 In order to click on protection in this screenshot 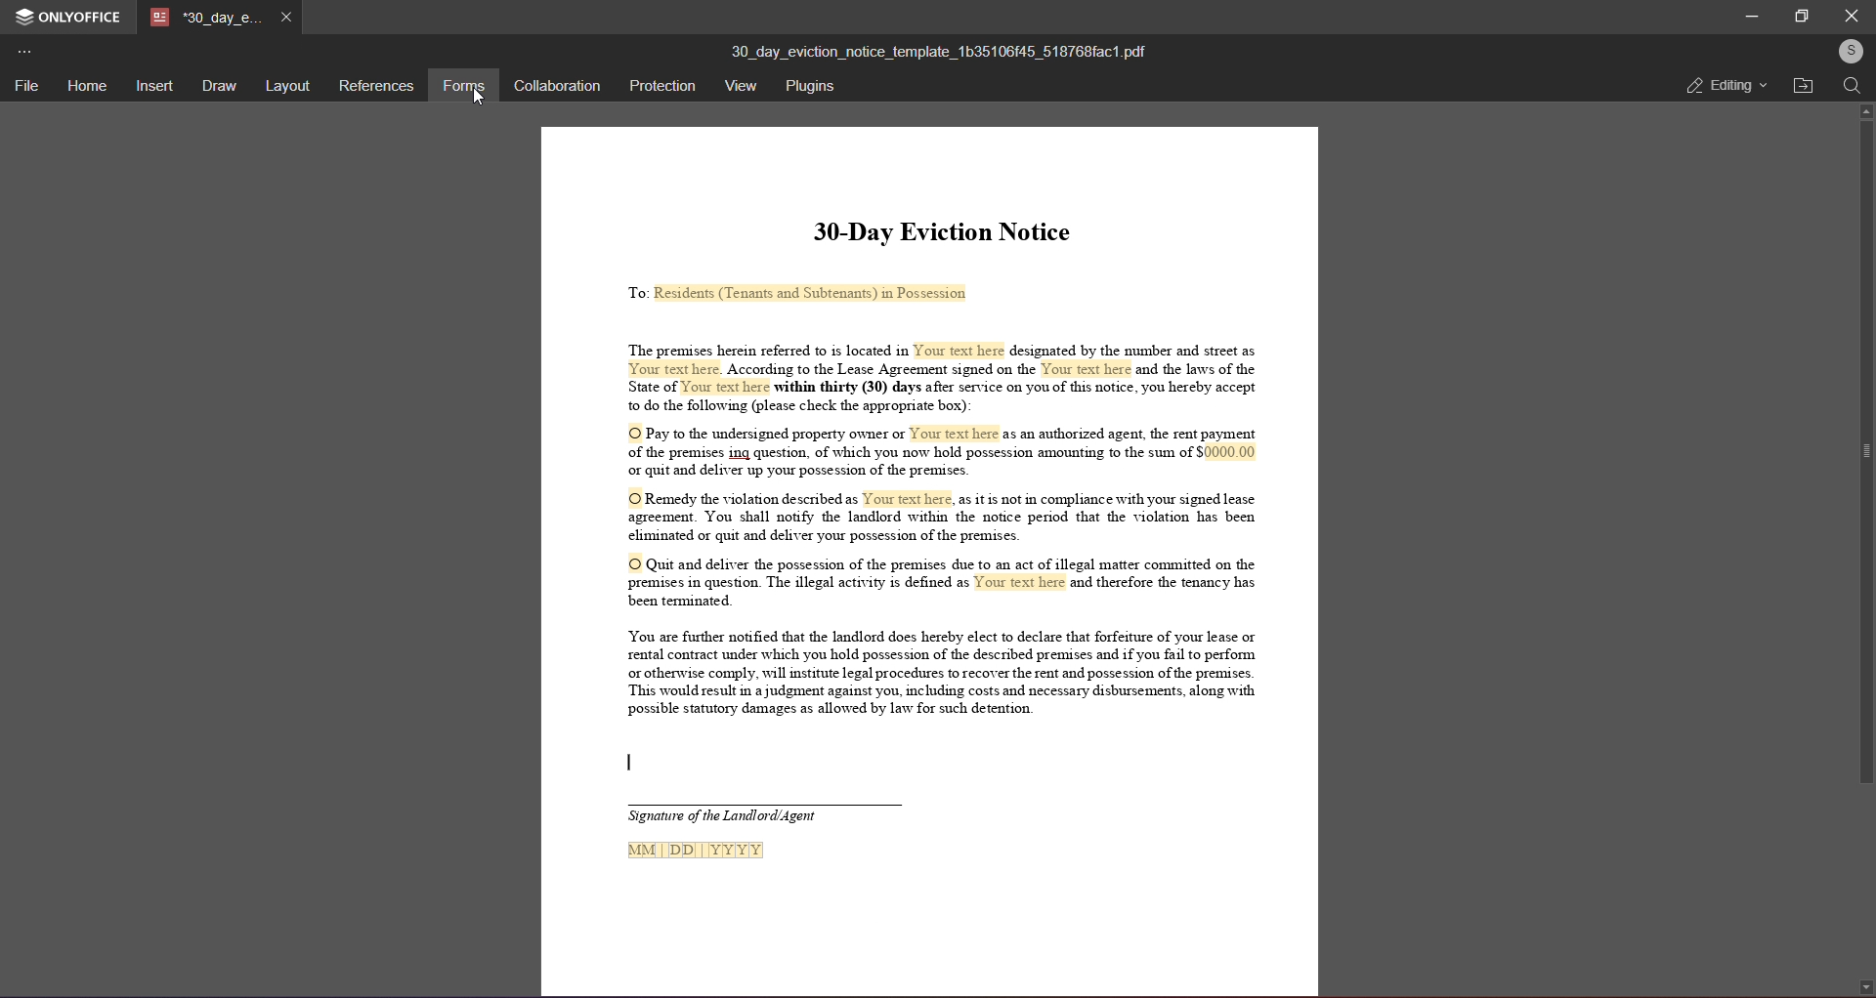, I will do `click(661, 86)`.